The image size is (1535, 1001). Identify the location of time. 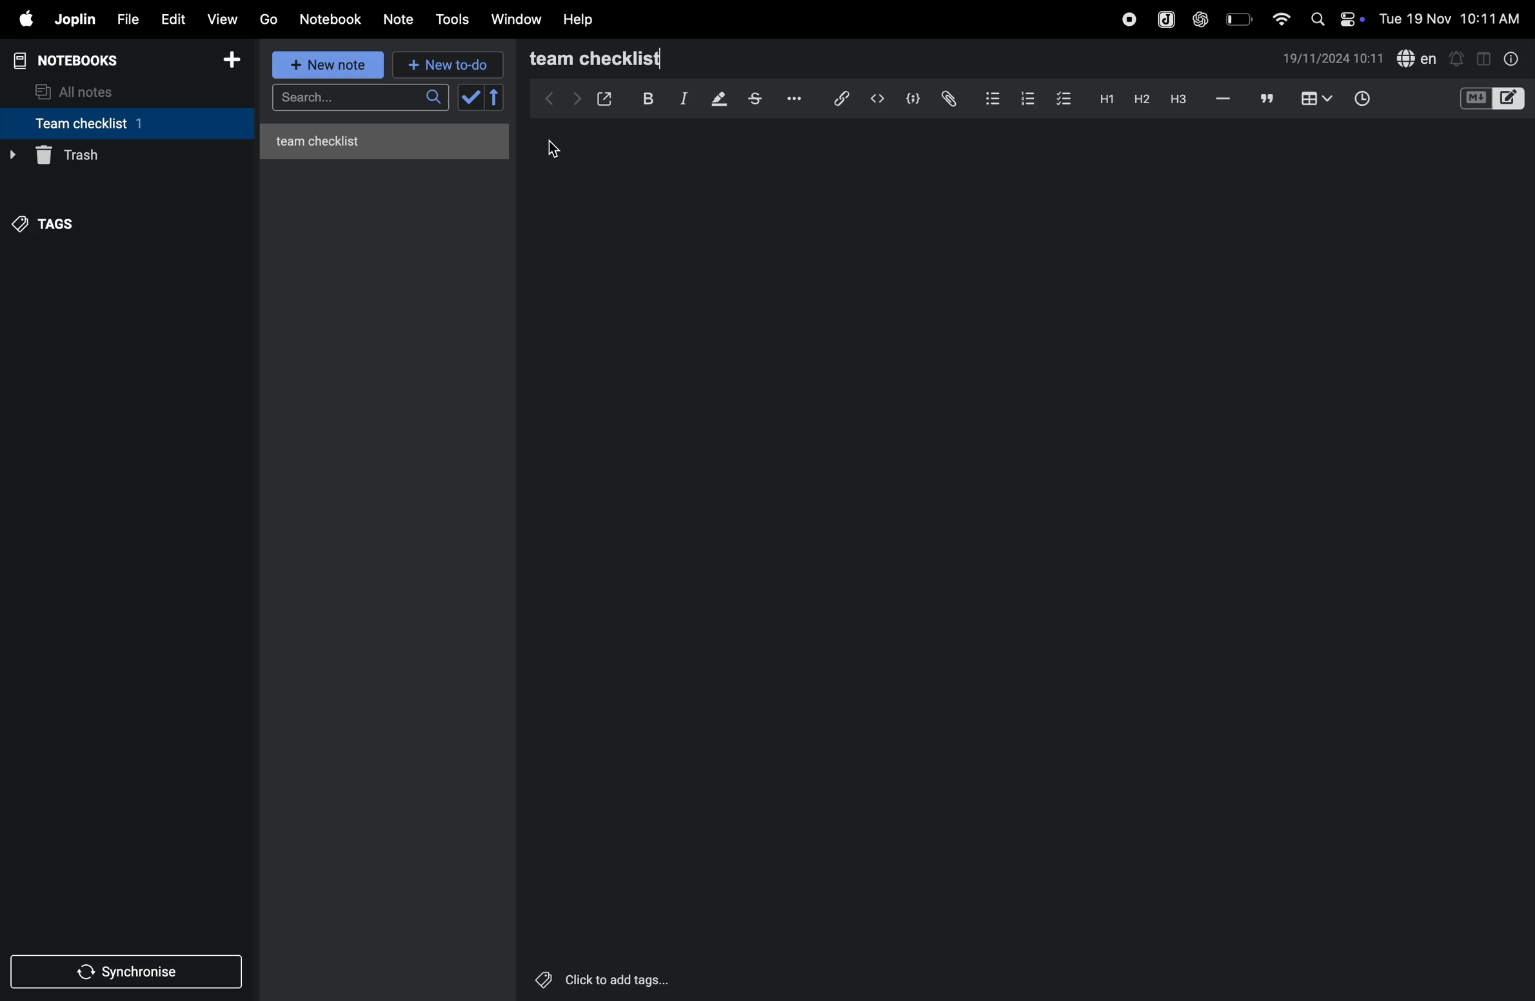
(1363, 97).